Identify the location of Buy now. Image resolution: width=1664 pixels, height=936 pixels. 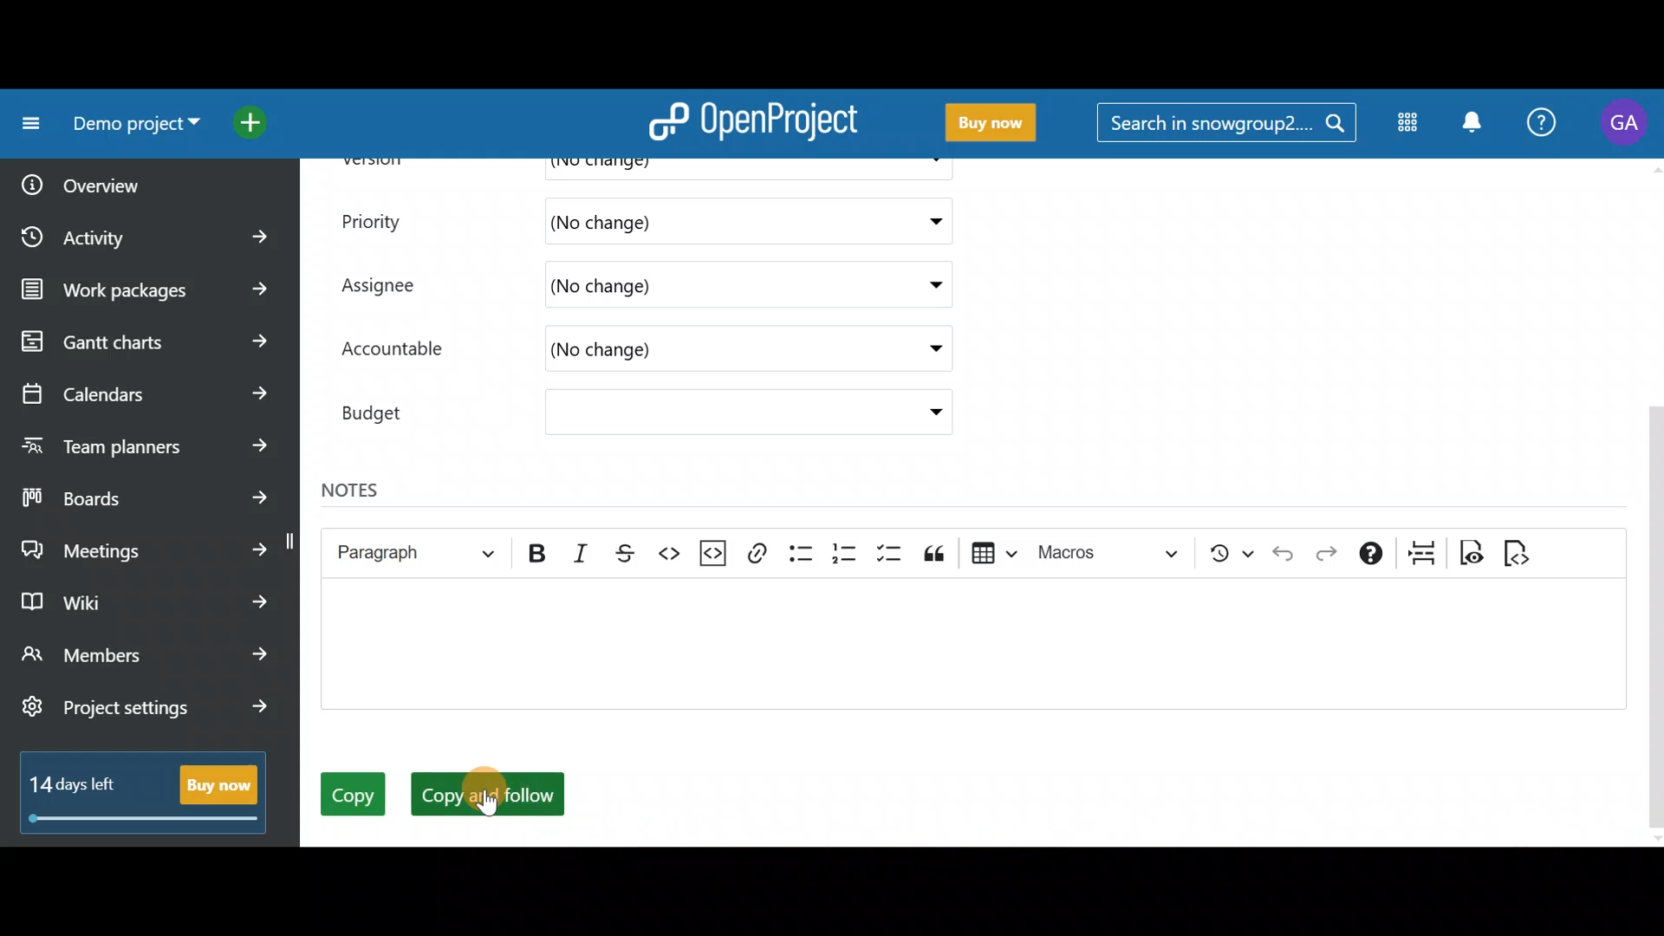
(983, 123).